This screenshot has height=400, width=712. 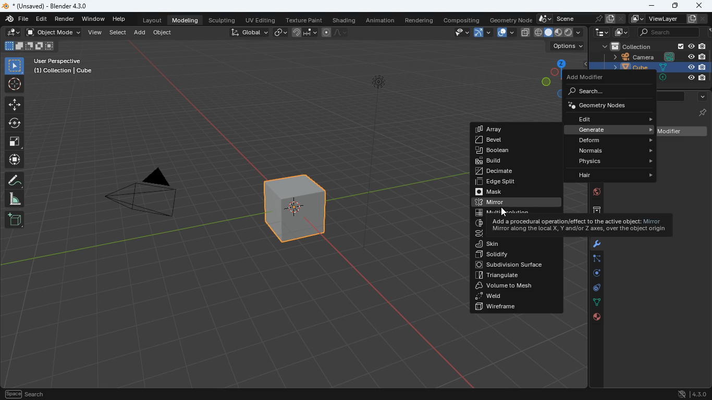 What do you see at coordinates (305, 32) in the screenshot?
I see `join` at bounding box center [305, 32].